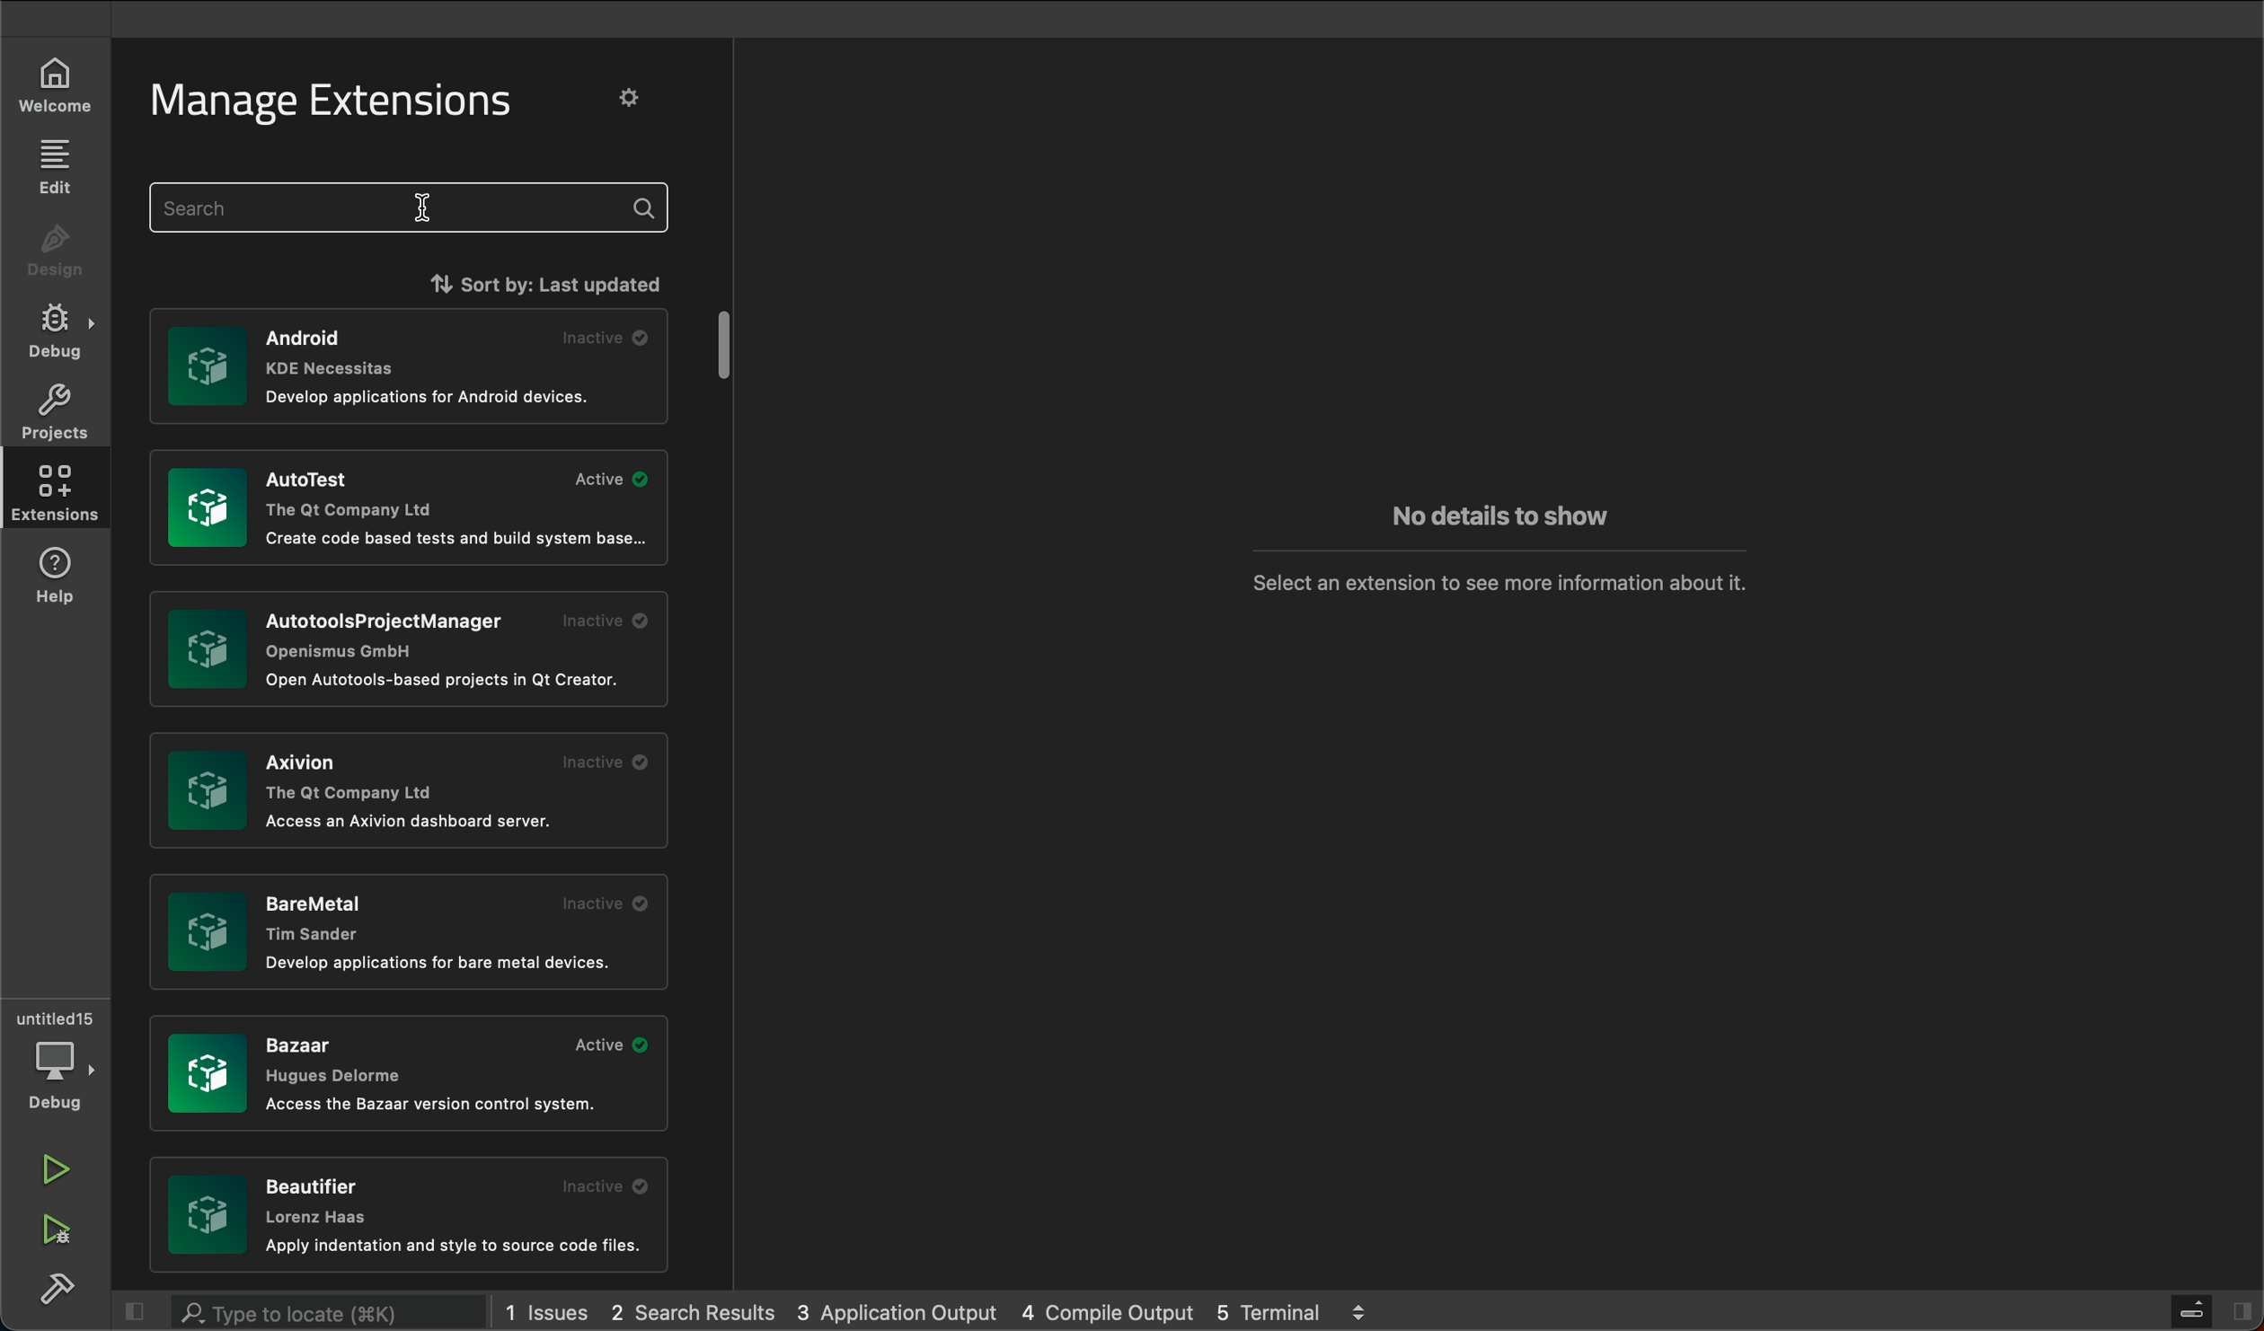 This screenshot has width=2264, height=1331. What do you see at coordinates (58, 1059) in the screenshot?
I see `debuger` at bounding box center [58, 1059].